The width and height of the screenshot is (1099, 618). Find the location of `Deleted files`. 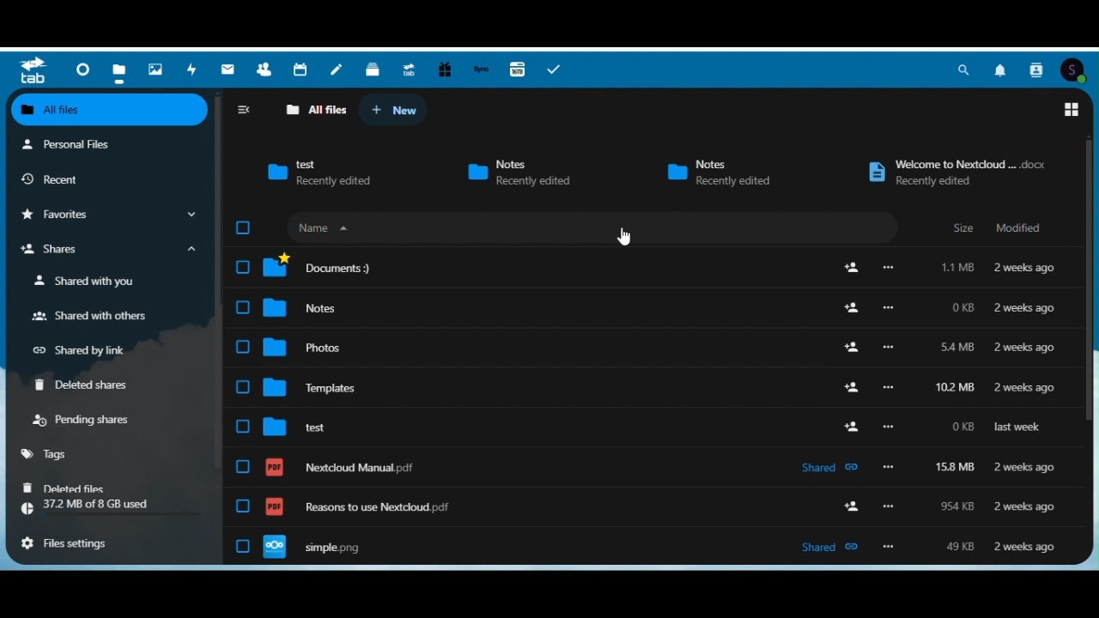

Deleted files is located at coordinates (64, 488).